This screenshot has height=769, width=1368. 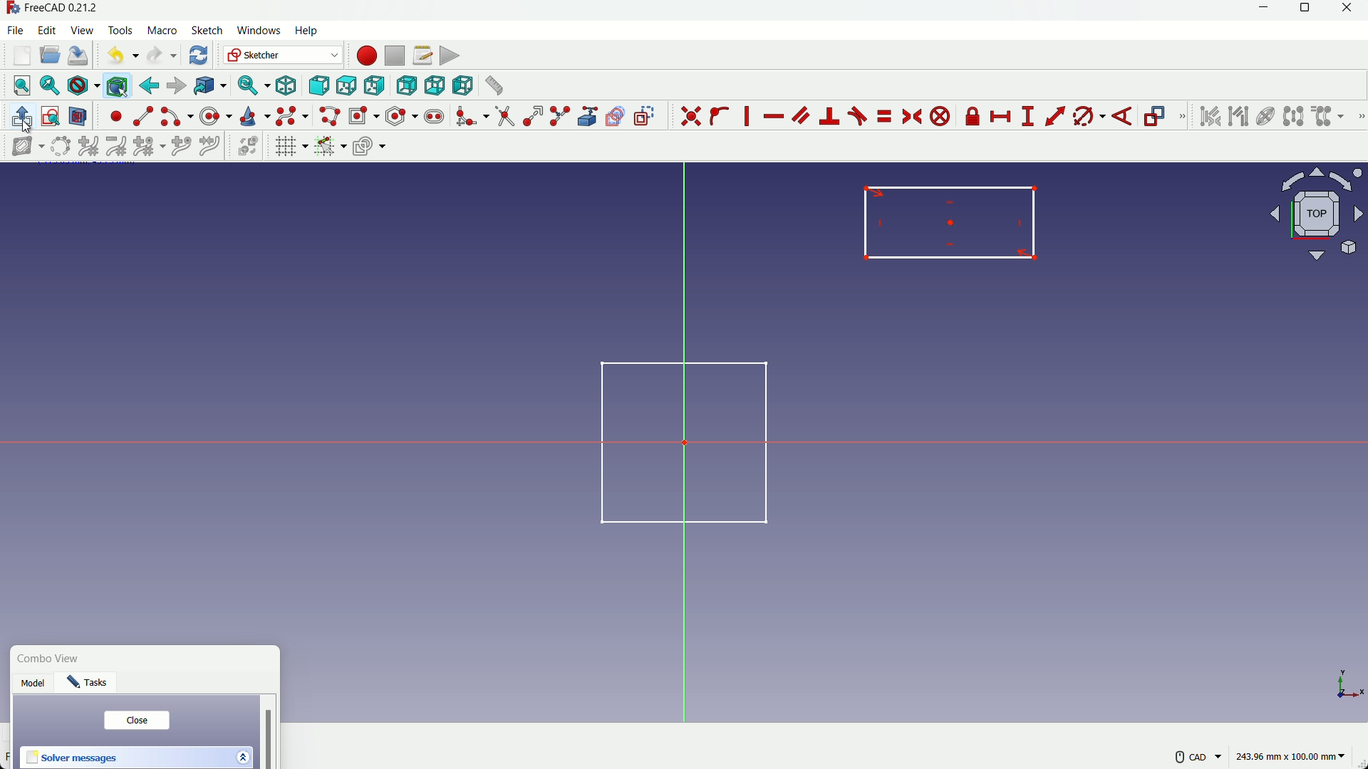 What do you see at coordinates (1055, 116) in the screenshot?
I see `constraint distance` at bounding box center [1055, 116].